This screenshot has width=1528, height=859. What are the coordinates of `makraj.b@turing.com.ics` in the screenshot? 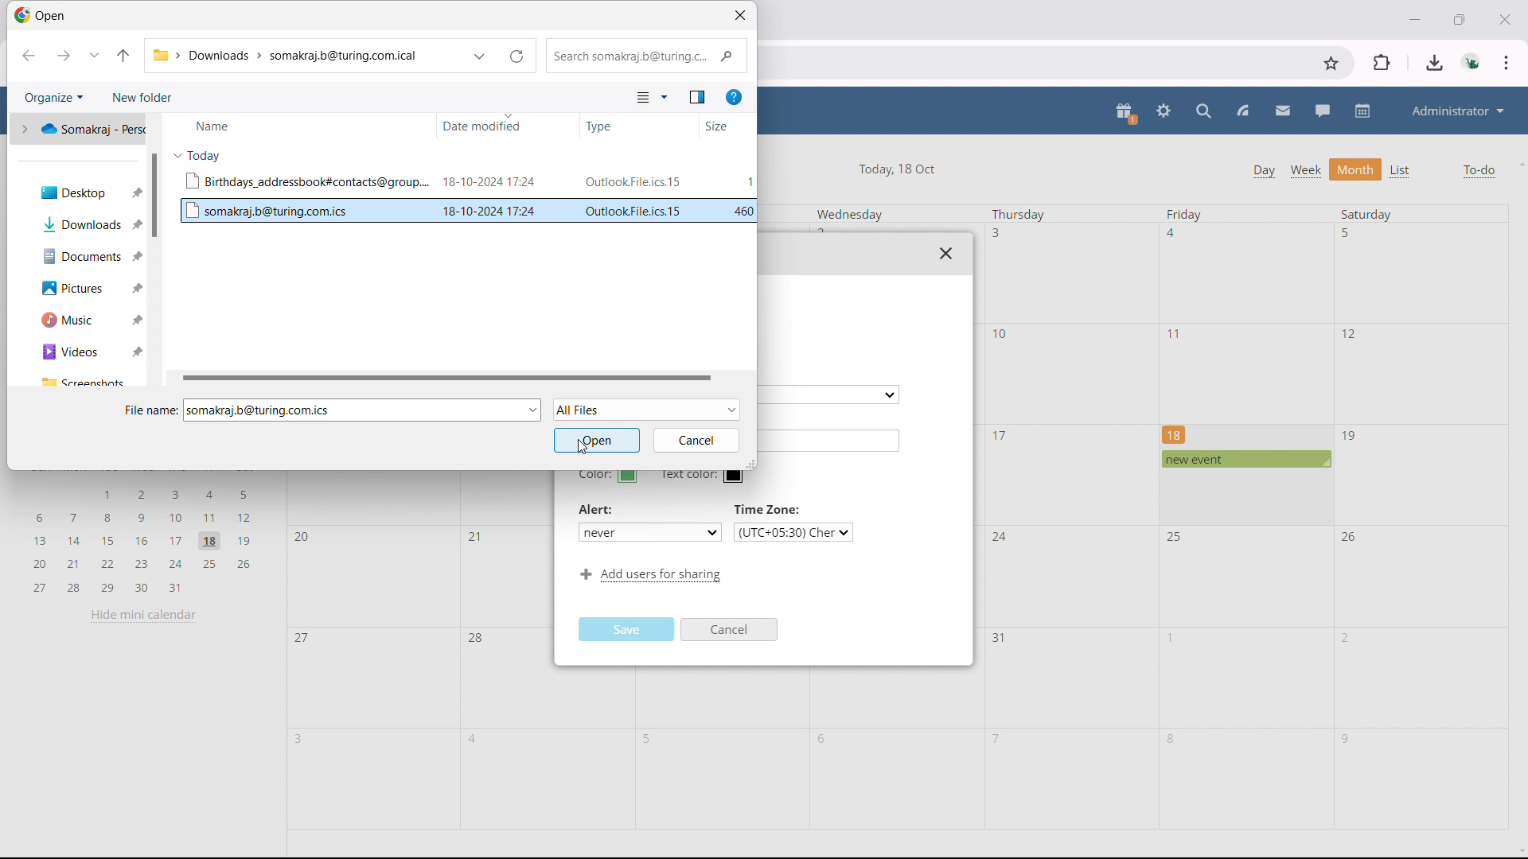 It's located at (261, 410).